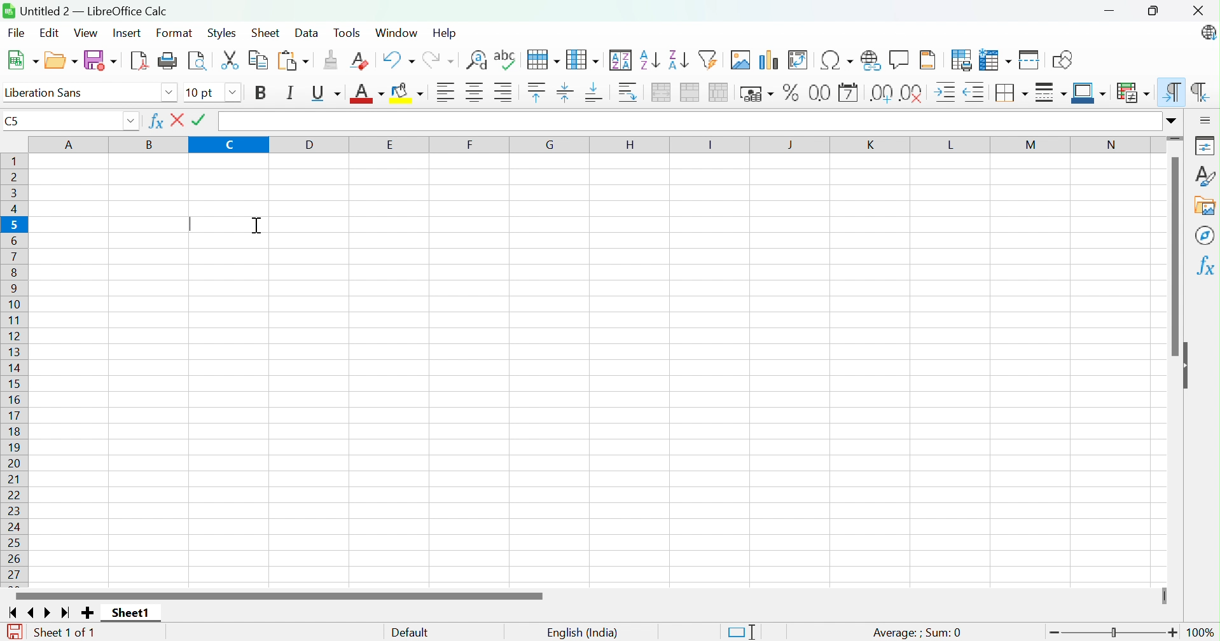 This screenshot has width=1220, height=641. What do you see at coordinates (363, 61) in the screenshot?
I see `Clear direct formatting` at bounding box center [363, 61].